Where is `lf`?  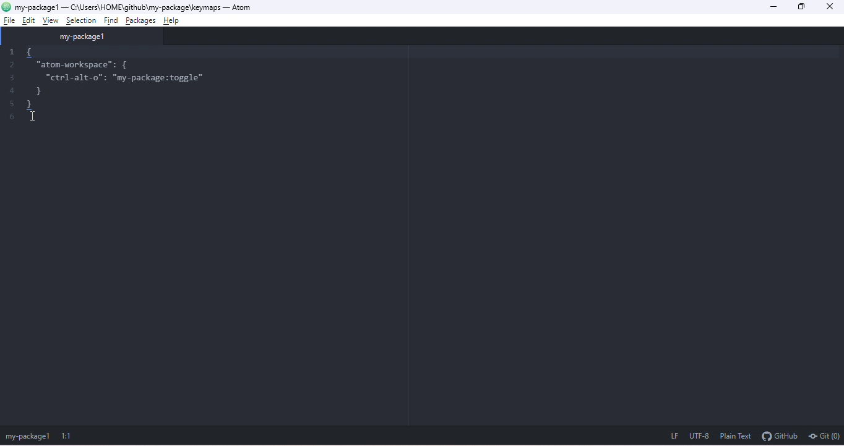
lf is located at coordinates (673, 435).